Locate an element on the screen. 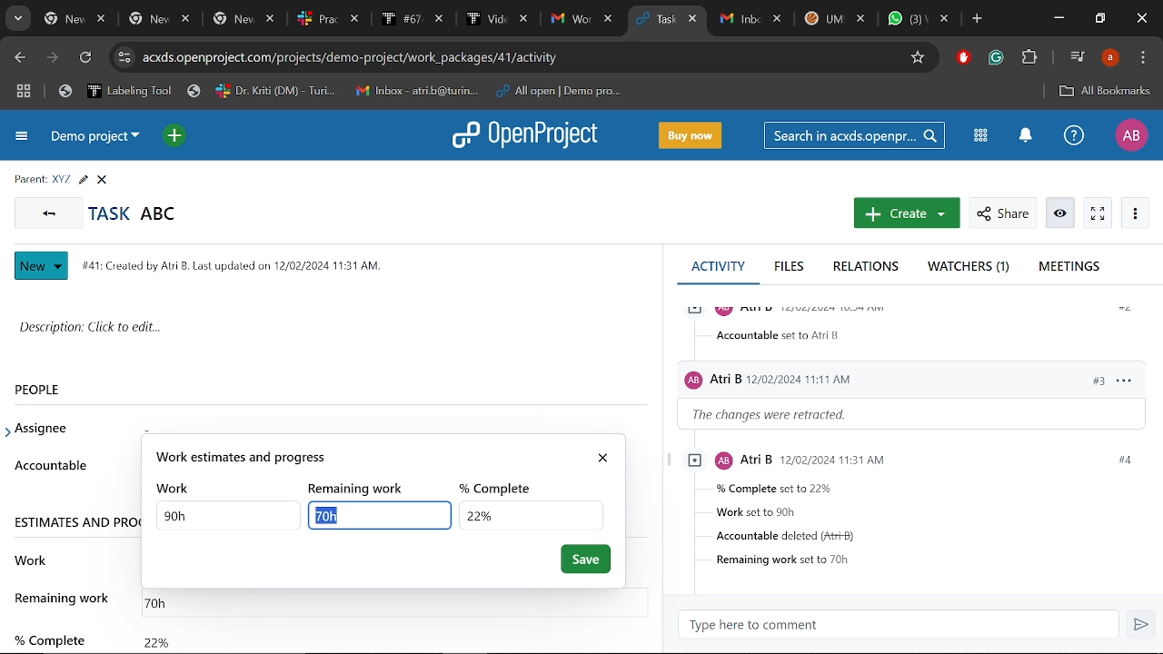 This screenshot has height=654, width=1163. Type here to comment is located at coordinates (904, 625).